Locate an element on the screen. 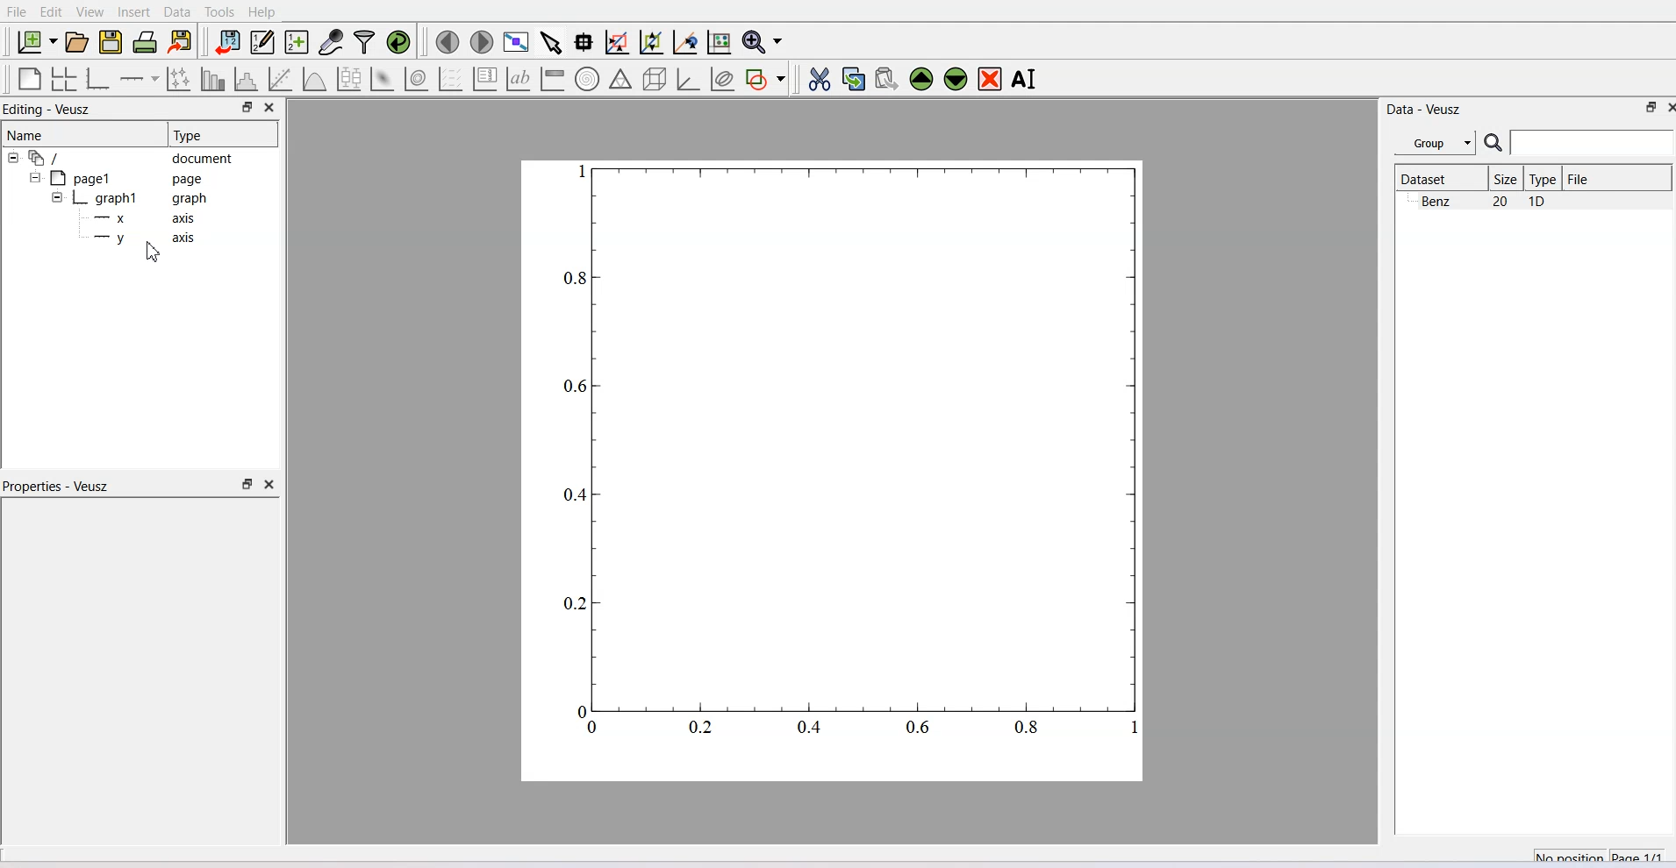 Image resolution: width=1676 pixels, height=868 pixels. Name is located at coordinates (82, 134).